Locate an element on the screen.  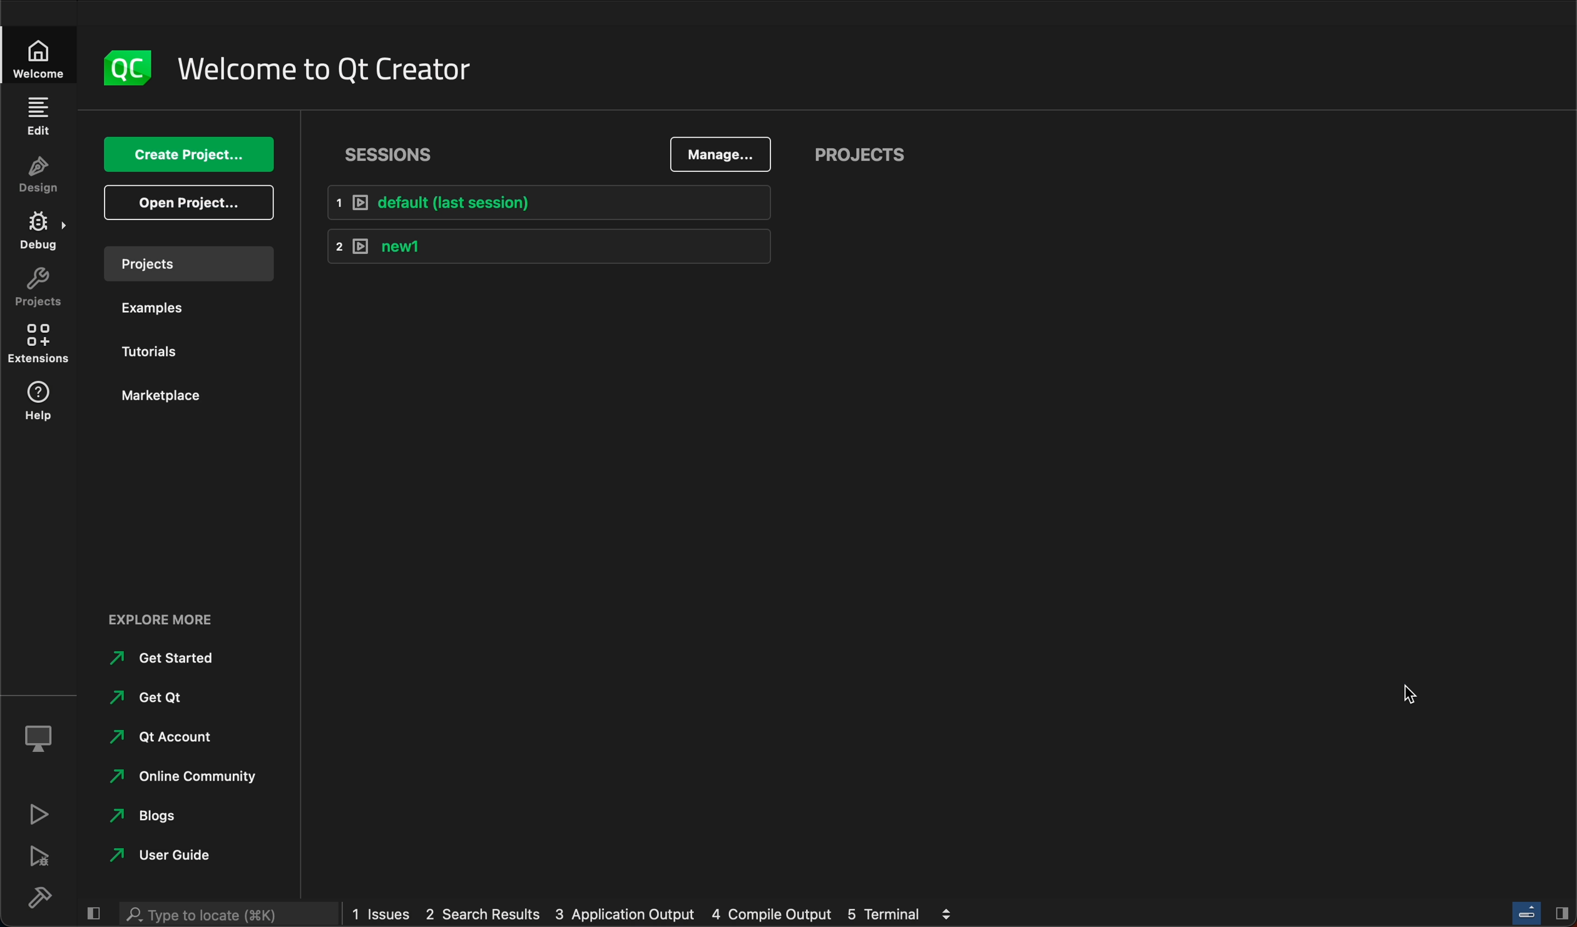
marketplace is located at coordinates (164, 394).